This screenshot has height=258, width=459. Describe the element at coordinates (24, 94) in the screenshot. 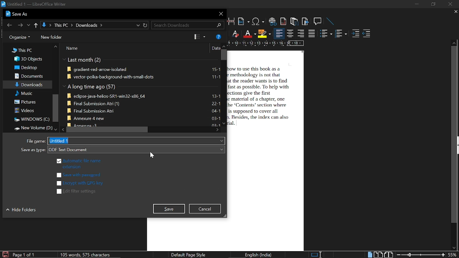

I see `Music` at that location.